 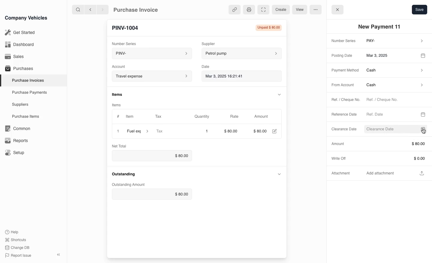 I want to click on Common, so click(x=16, y=128).